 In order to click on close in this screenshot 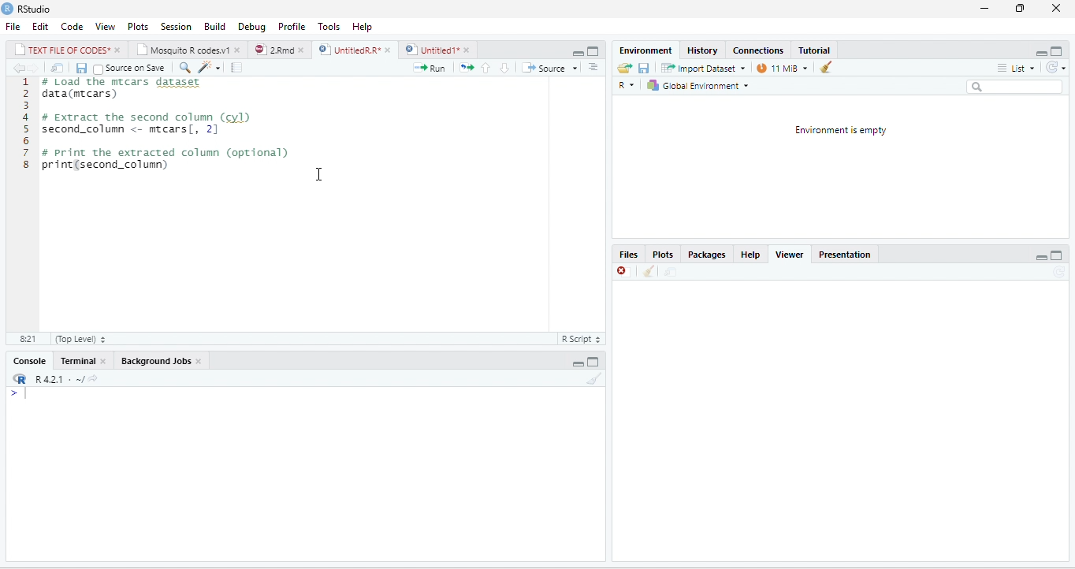, I will do `click(303, 49)`.